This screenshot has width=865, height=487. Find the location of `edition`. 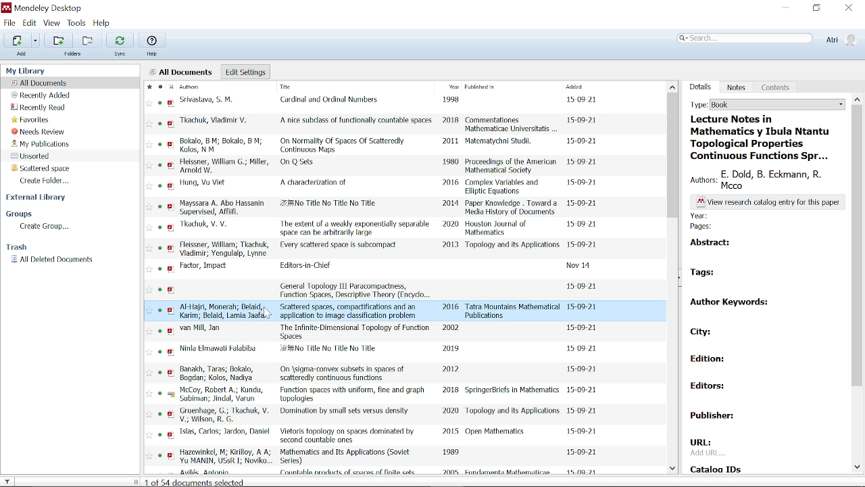

edition is located at coordinates (715, 361).